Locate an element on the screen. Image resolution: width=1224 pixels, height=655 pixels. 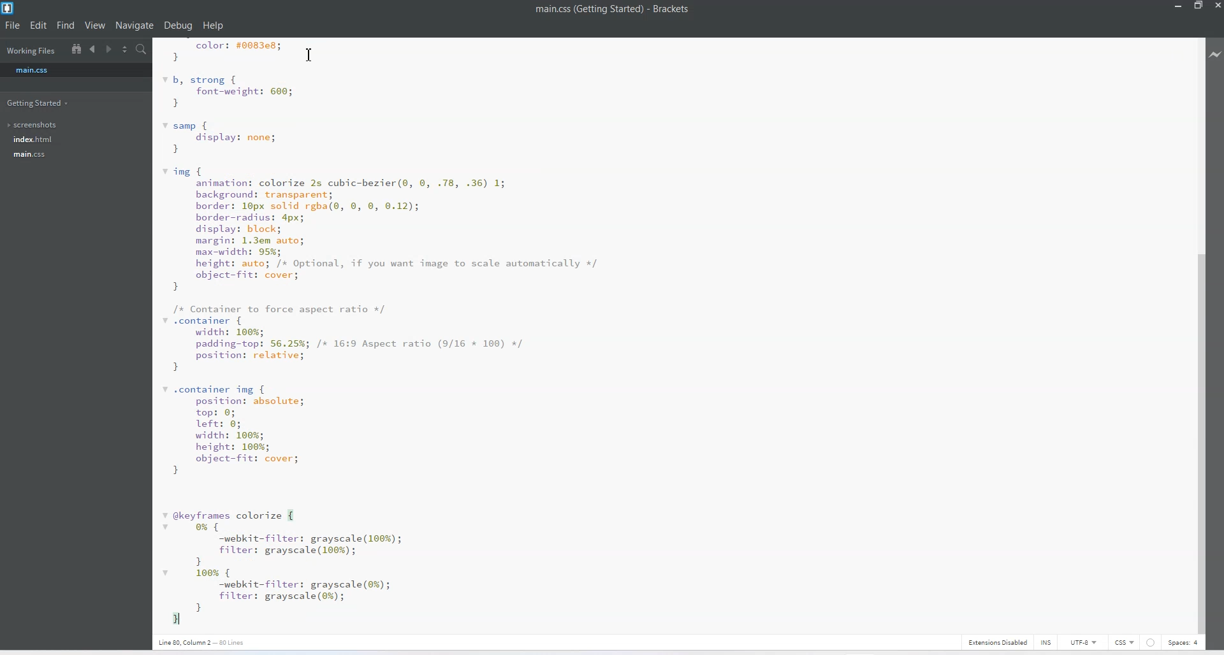
Minimize is located at coordinates (1178, 6).